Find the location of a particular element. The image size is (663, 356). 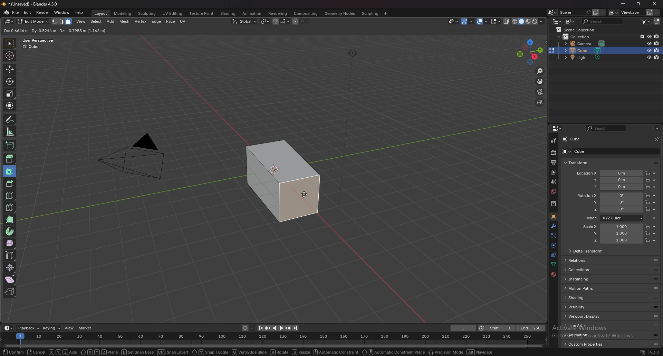

scene collection is located at coordinates (576, 30).